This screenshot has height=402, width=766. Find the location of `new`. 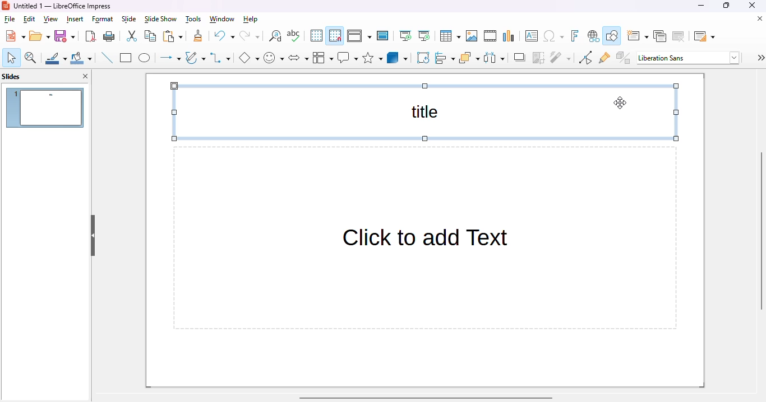

new is located at coordinates (15, 36).